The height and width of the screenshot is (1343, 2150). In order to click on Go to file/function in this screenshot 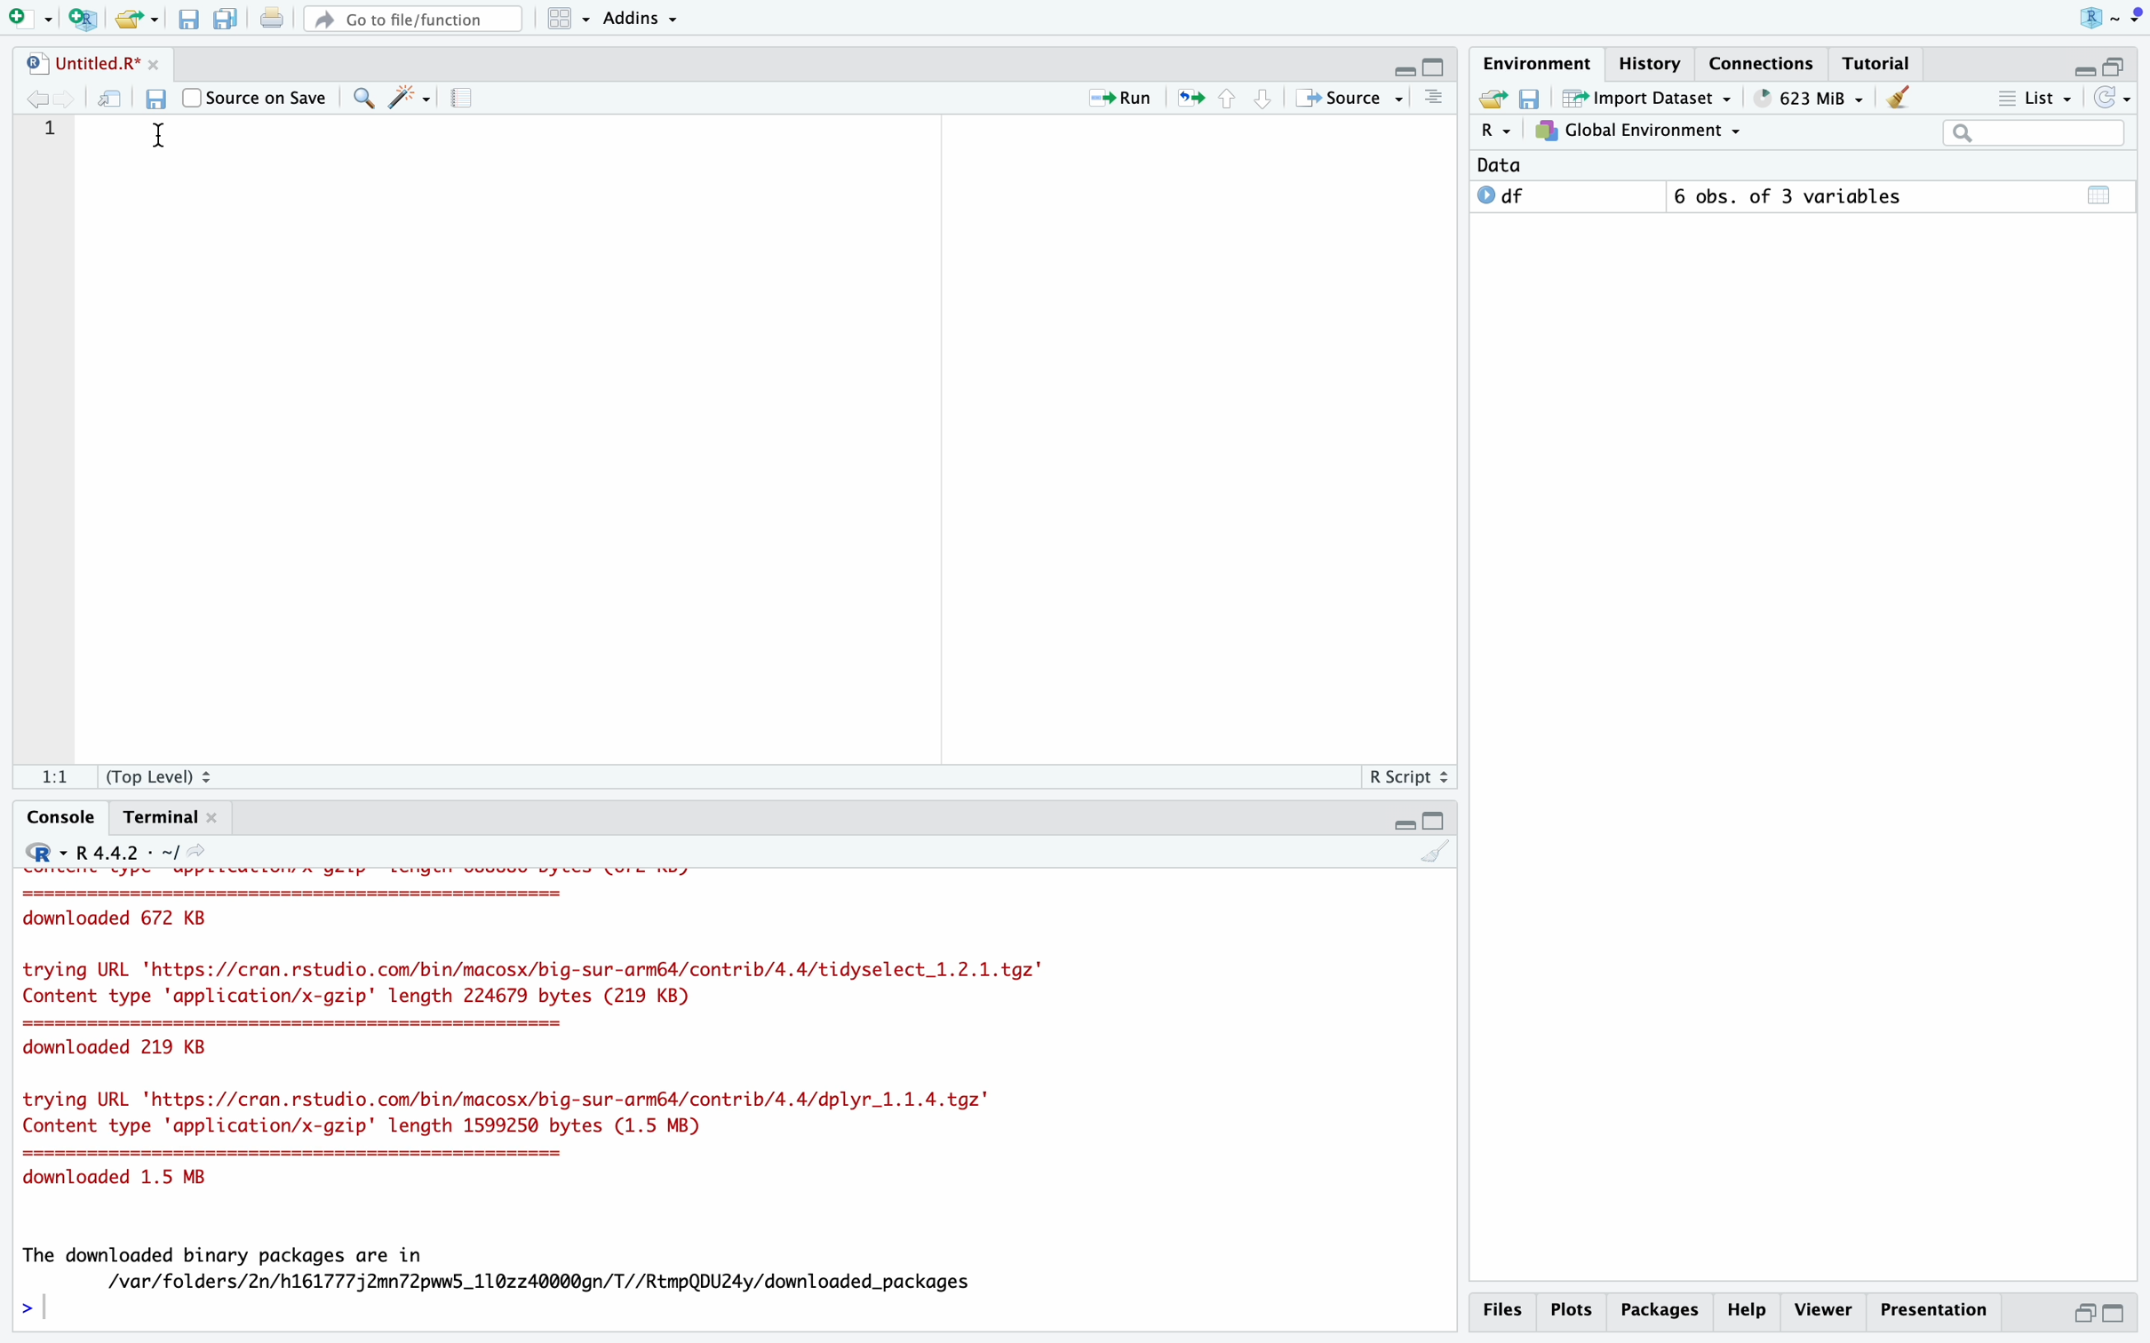, I will do `click(410, 20)`.